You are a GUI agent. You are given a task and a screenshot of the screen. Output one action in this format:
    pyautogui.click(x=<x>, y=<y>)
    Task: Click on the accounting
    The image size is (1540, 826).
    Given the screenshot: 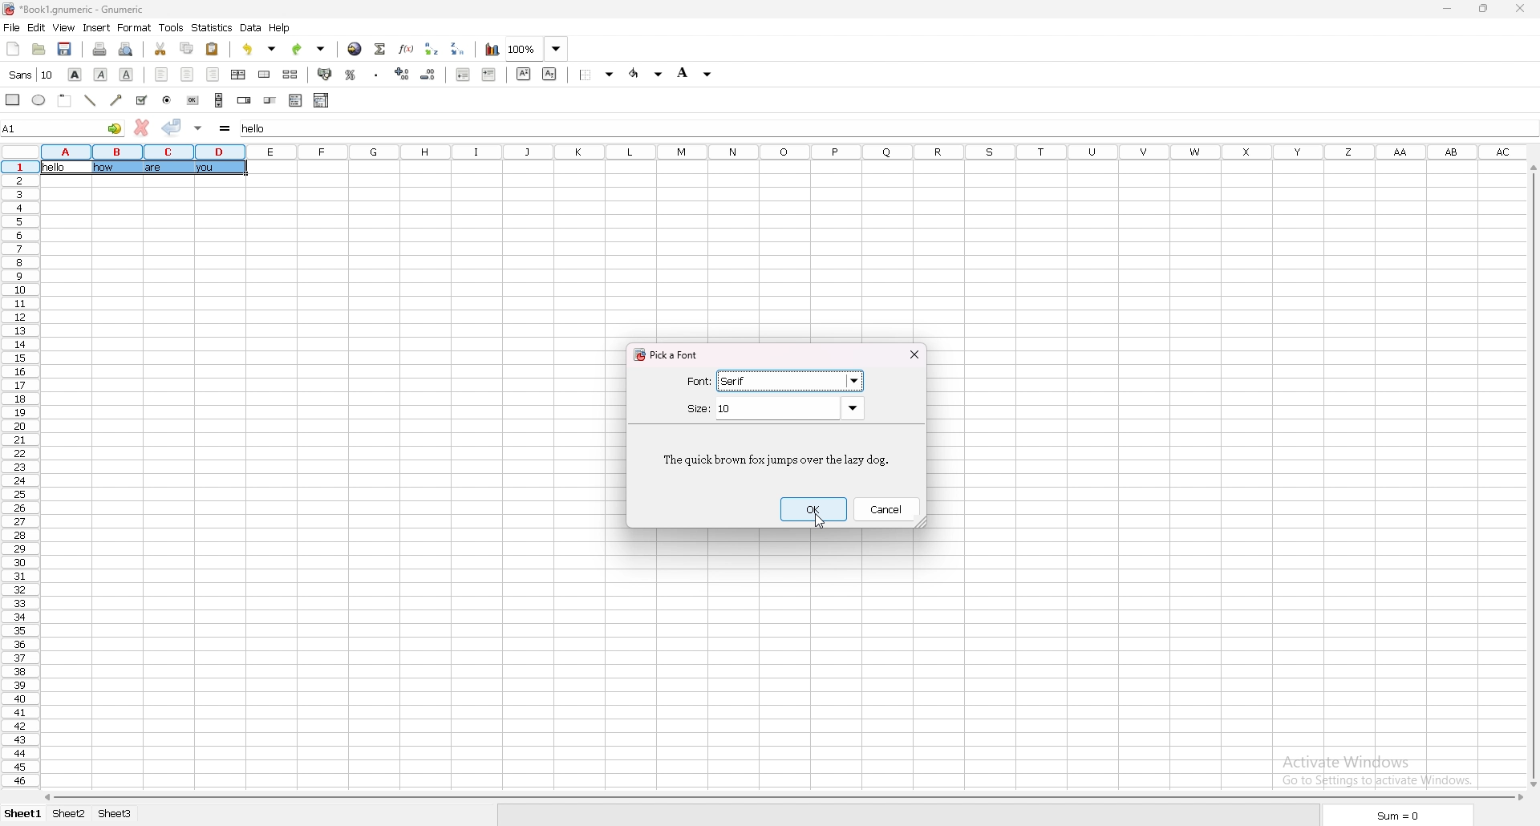 What is the action you would take?
    pyautogui.click(x=326, y=75)
    